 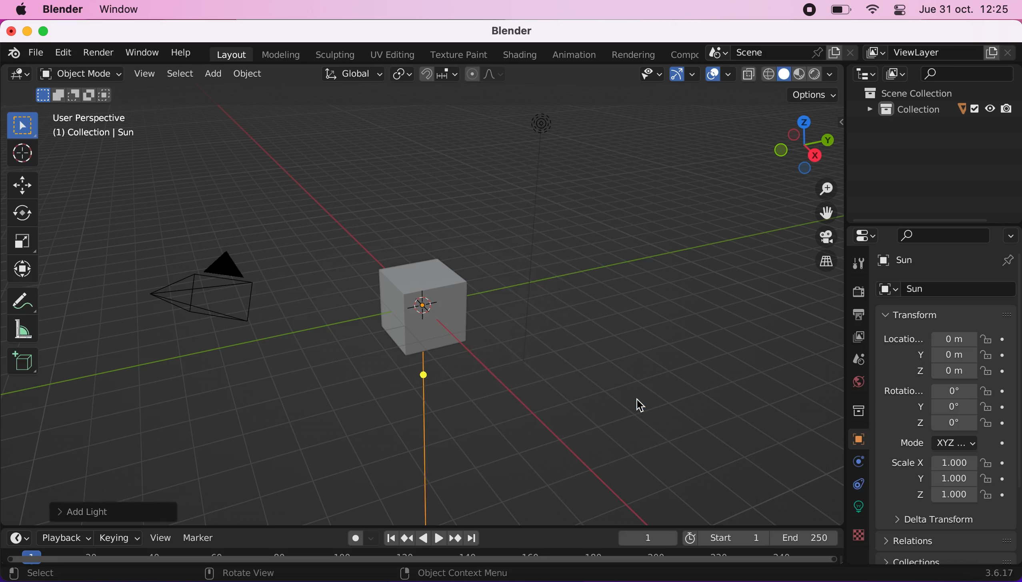 What do you see at coordinates (1000, 480) in the screenshot?
I see `lock` at bounding box center [1000, 480].